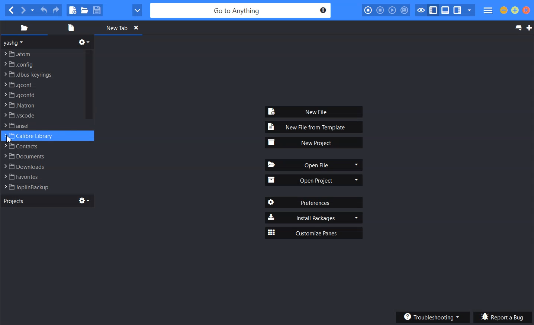  What do you see at coordinates (41, 115) in the screenshot?
I see `File` at bounding box center [41, 115].